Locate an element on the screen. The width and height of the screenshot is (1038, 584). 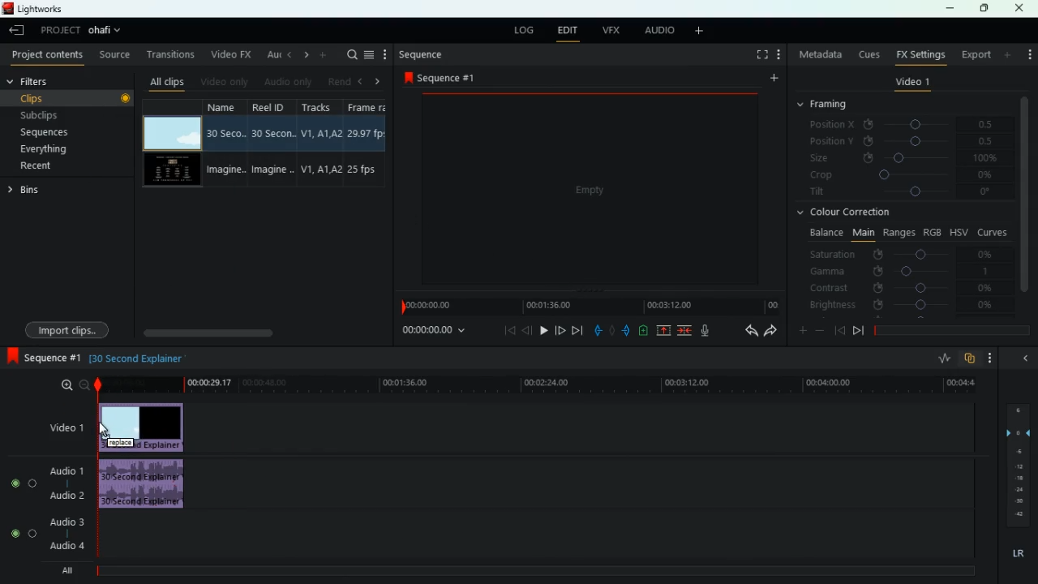
time frame is located at coordinates (952, 331).